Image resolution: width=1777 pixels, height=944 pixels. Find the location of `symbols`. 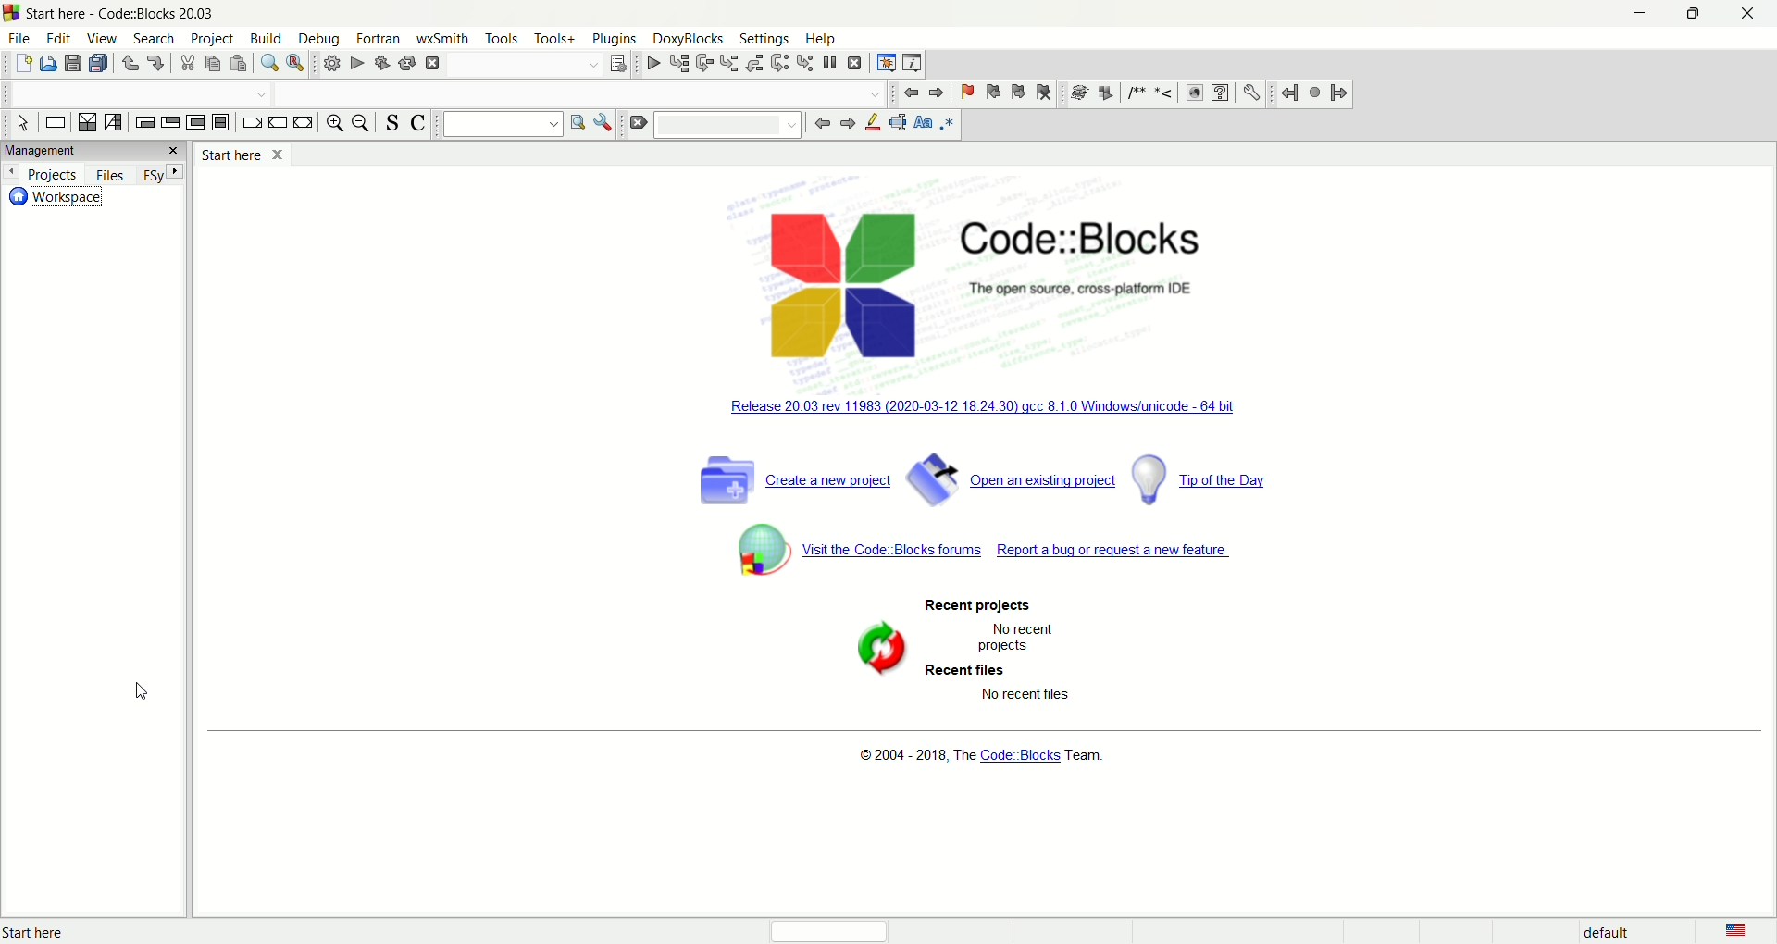

symbols is located at coordinates (1123, 93).